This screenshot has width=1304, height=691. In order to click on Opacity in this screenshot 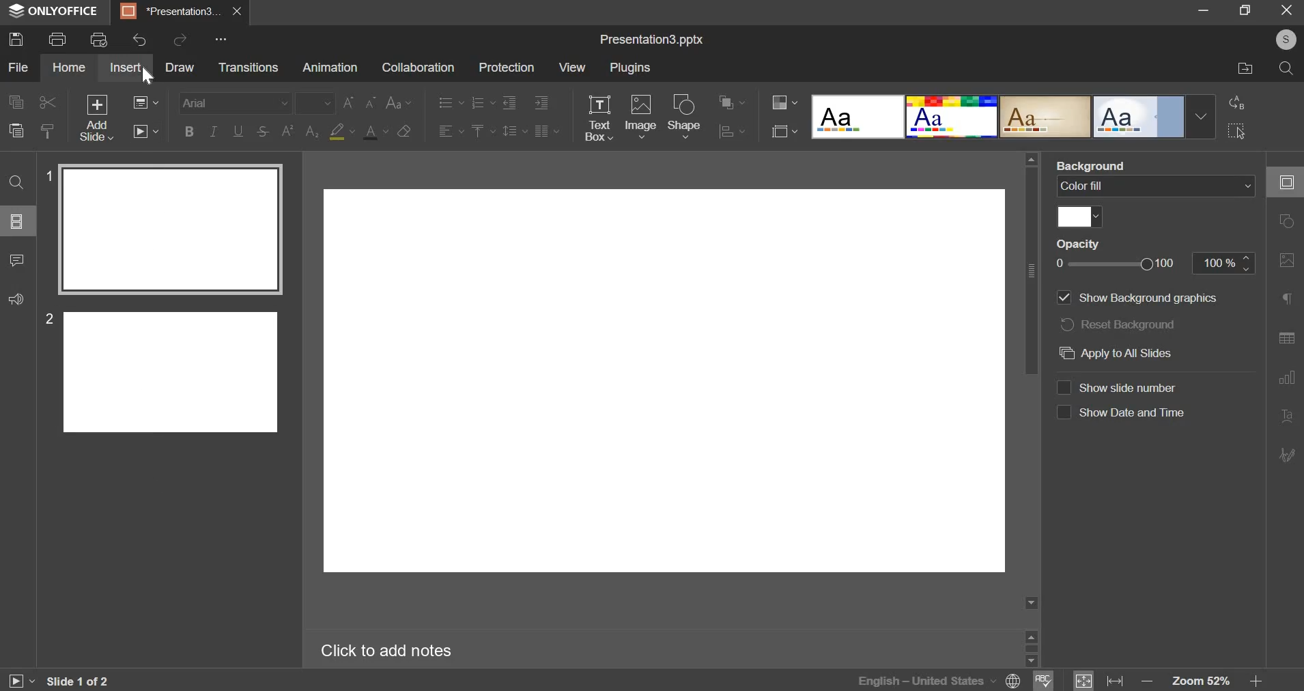, I will do `click(1078, 243)`.